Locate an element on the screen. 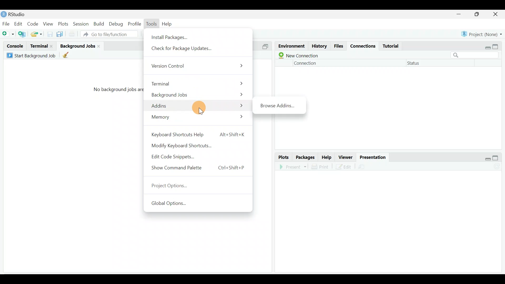  Present in an external web browser is located at coordinates (363, 166).